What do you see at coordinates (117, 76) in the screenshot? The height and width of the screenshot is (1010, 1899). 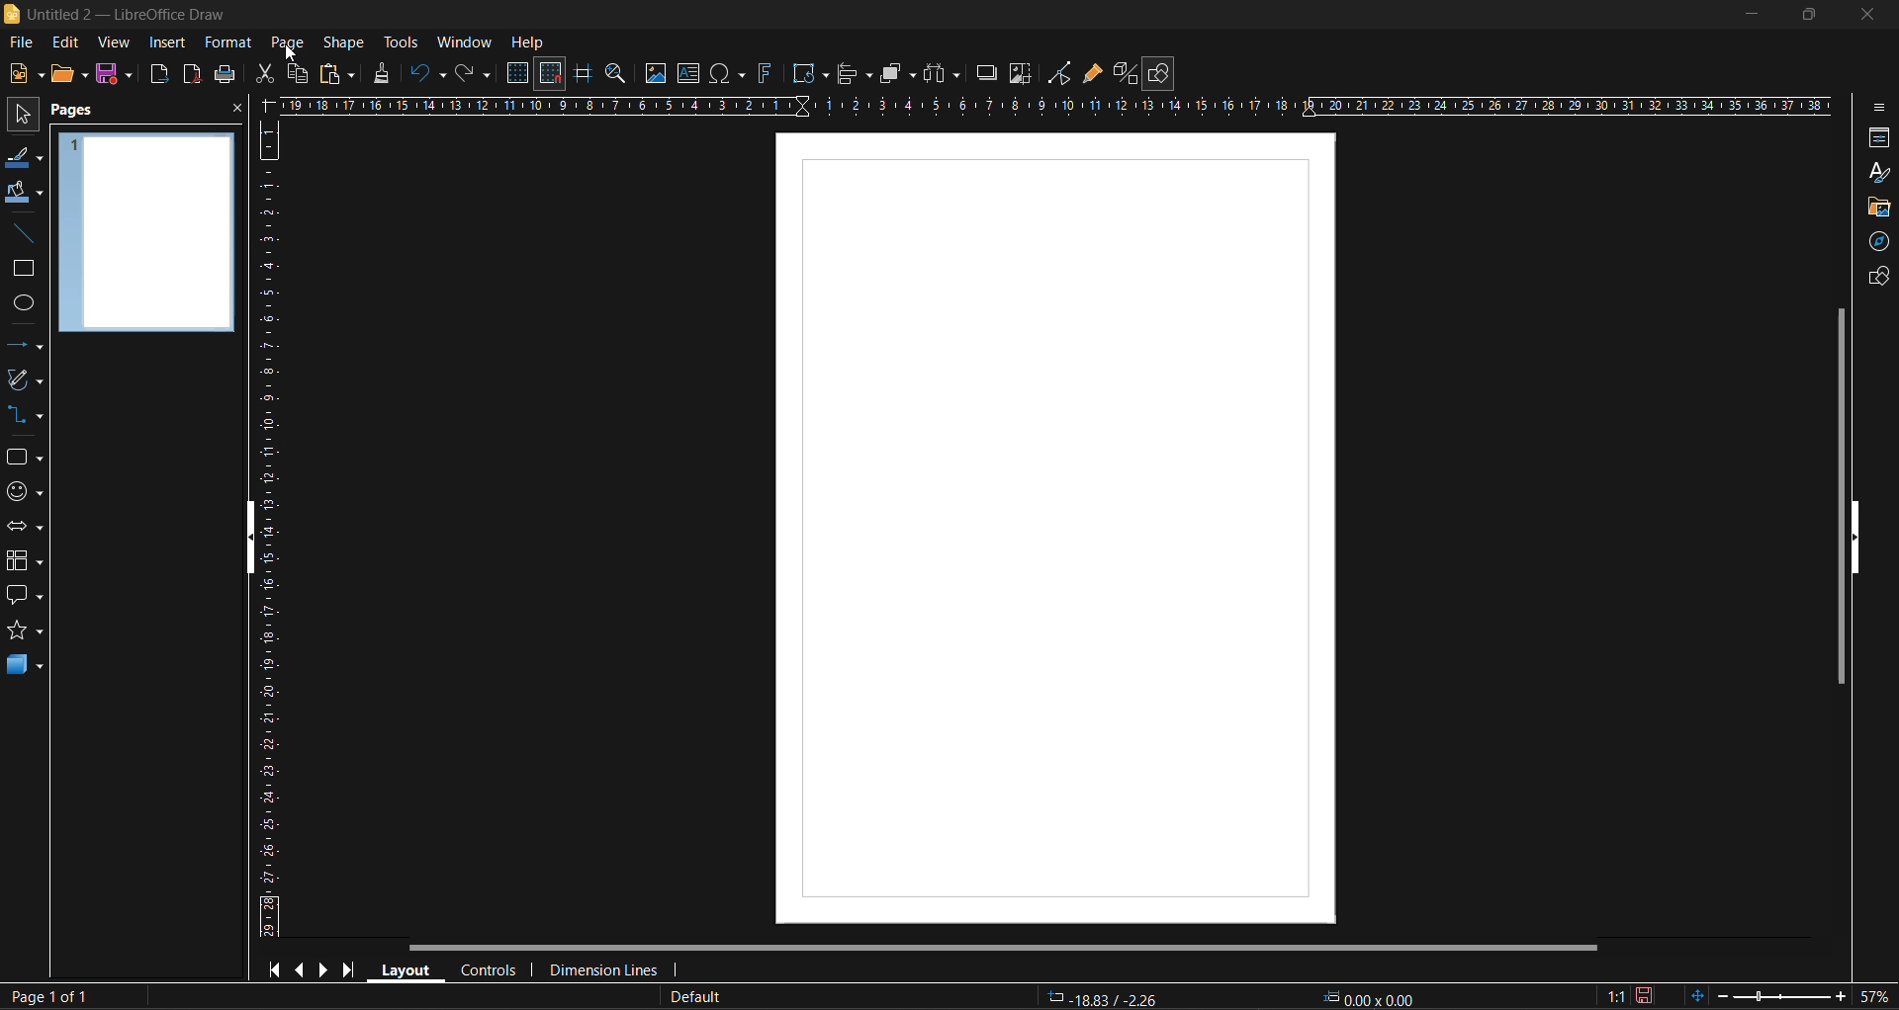 I see `save` at bounding box center [117, 76].